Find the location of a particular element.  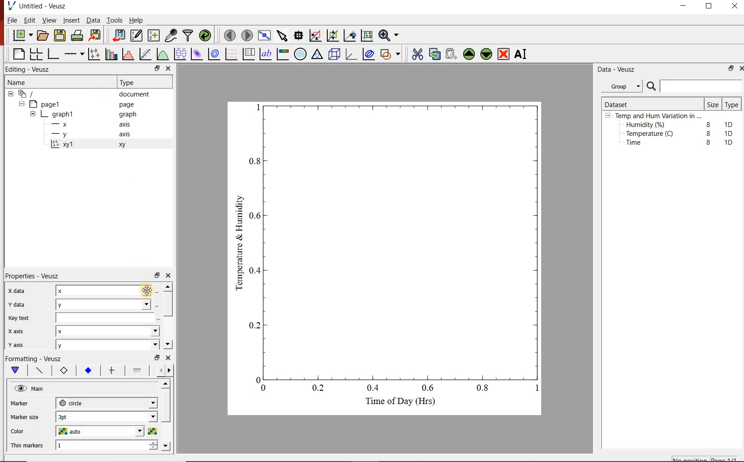

page is located at coordinates (128, 105).